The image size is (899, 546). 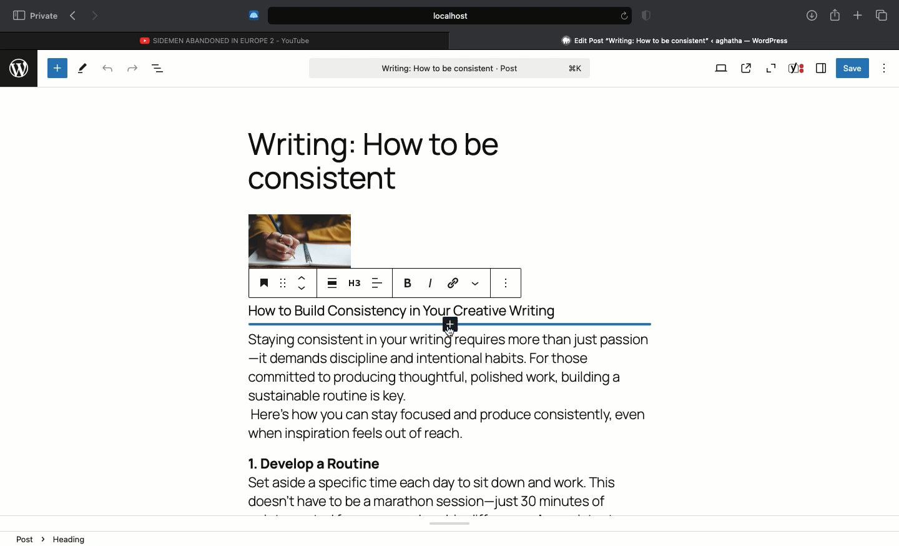 What do you see at coordinates (675, 40) in the screenshot?
I see `Clicking on Wordpress tab` at bounding box center [675, 40].